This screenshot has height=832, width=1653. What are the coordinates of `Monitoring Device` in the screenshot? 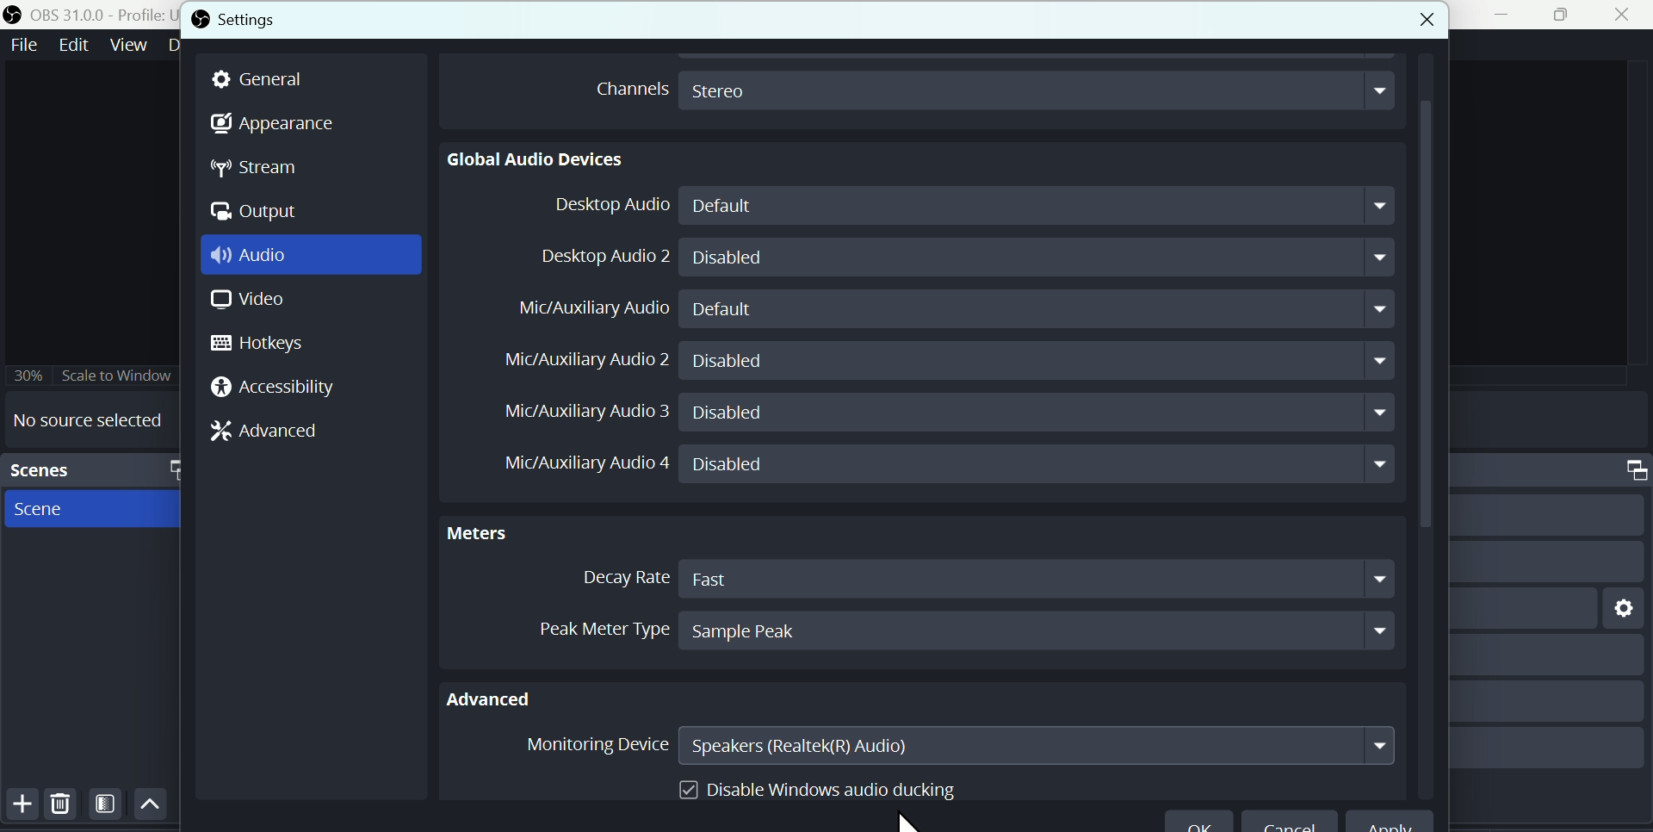 It's located at (592, 748).